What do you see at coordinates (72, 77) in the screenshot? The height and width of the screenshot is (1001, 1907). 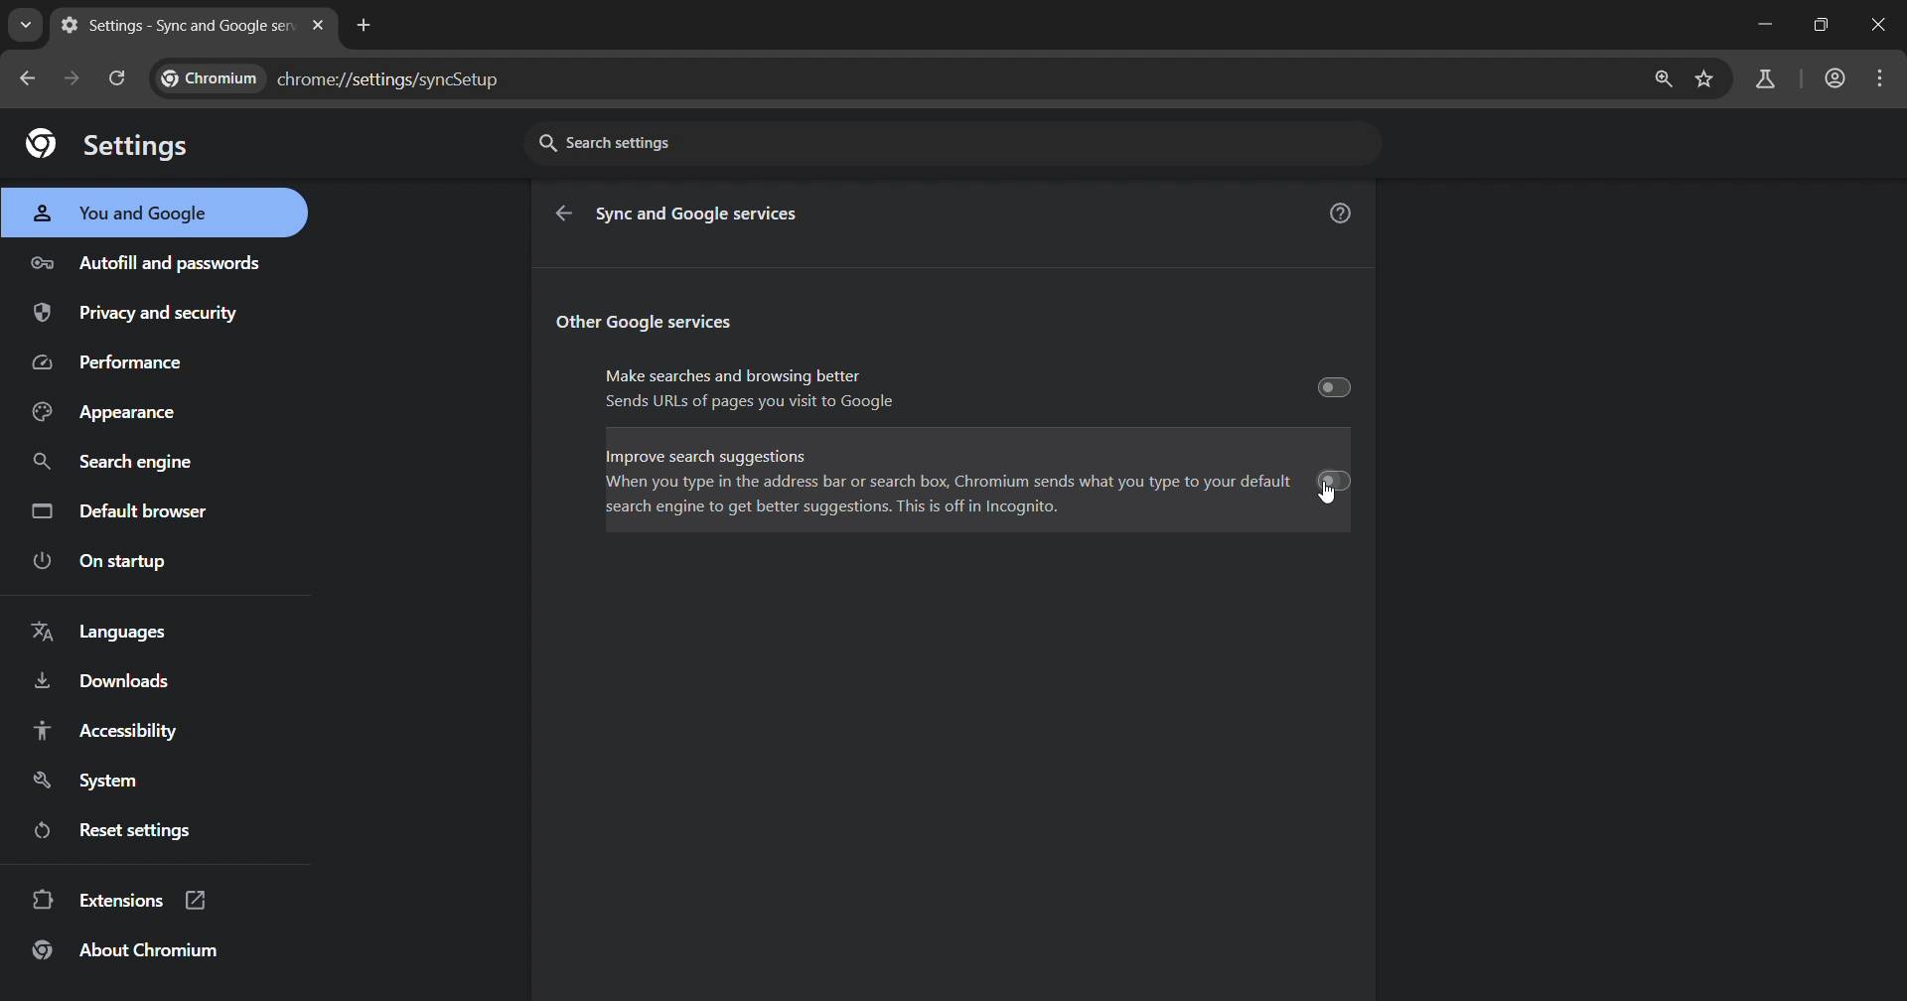 I see `go forward page` at bounding box center [72, 77].